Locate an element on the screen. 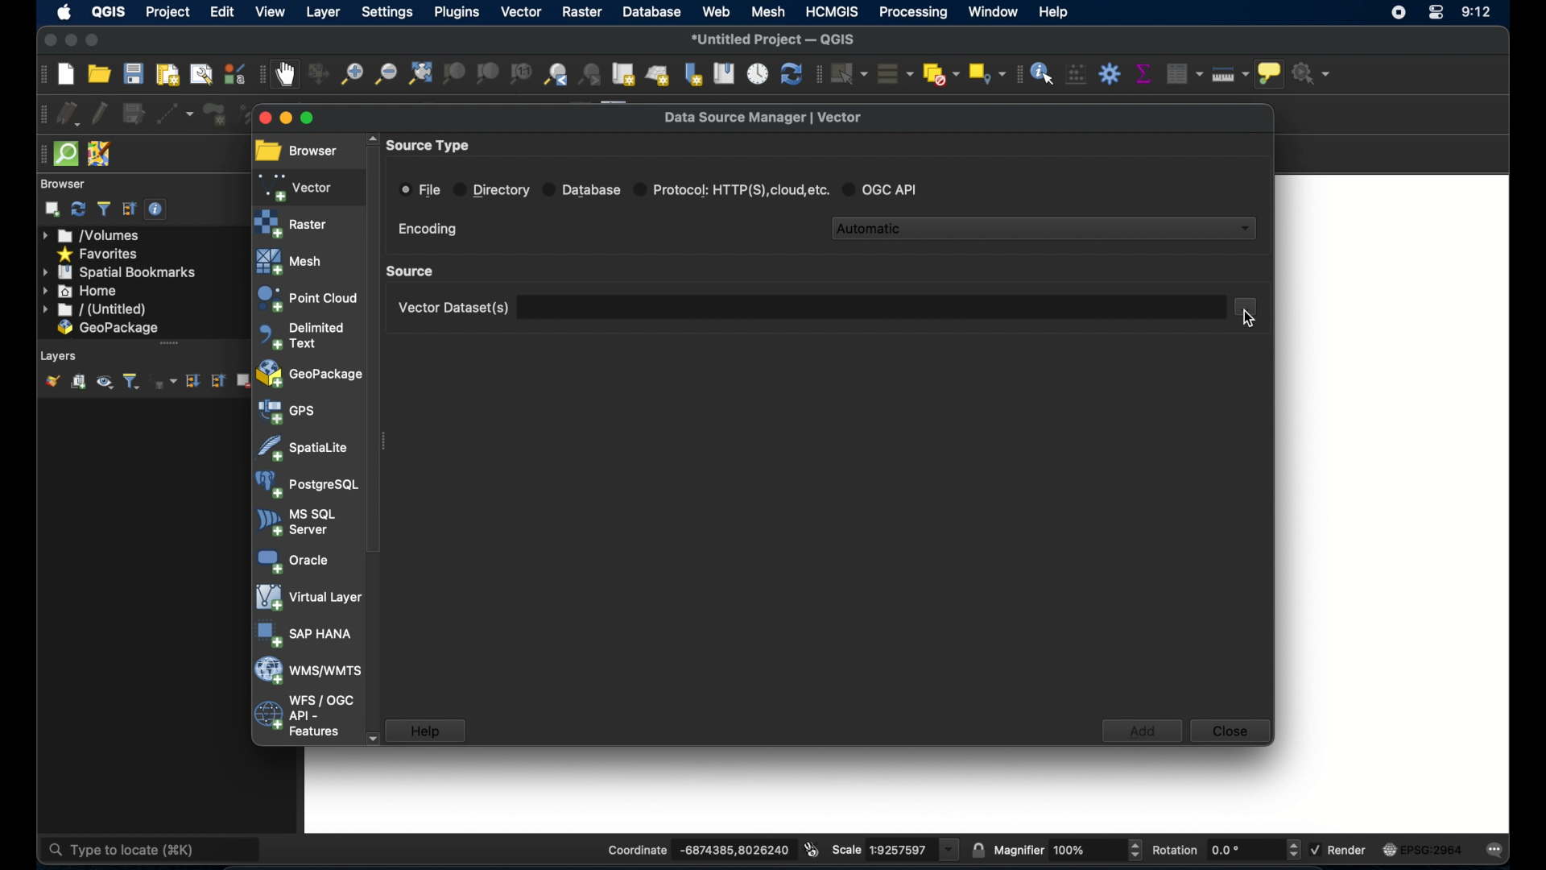 The image size is (1546, 870). browser is located at coordinates (296, 151).